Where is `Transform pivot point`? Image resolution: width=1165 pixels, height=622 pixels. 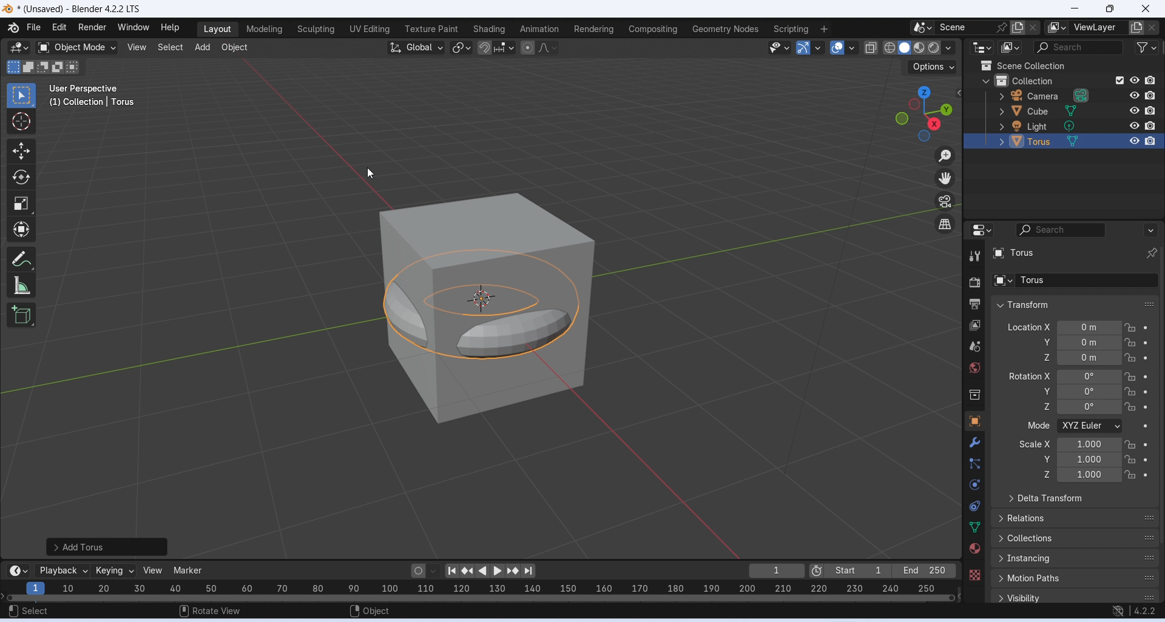 Transform pivot point is located at coordinates (461, 47).